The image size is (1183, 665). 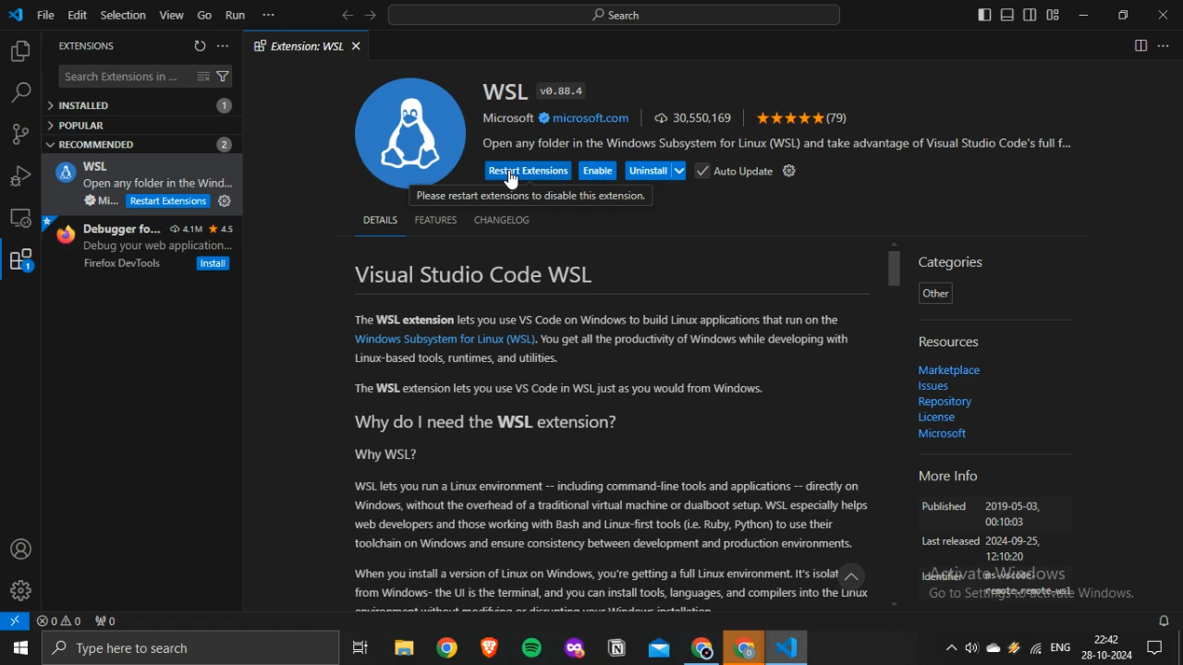 I want to click on VScode, so click(x=786, y=647).